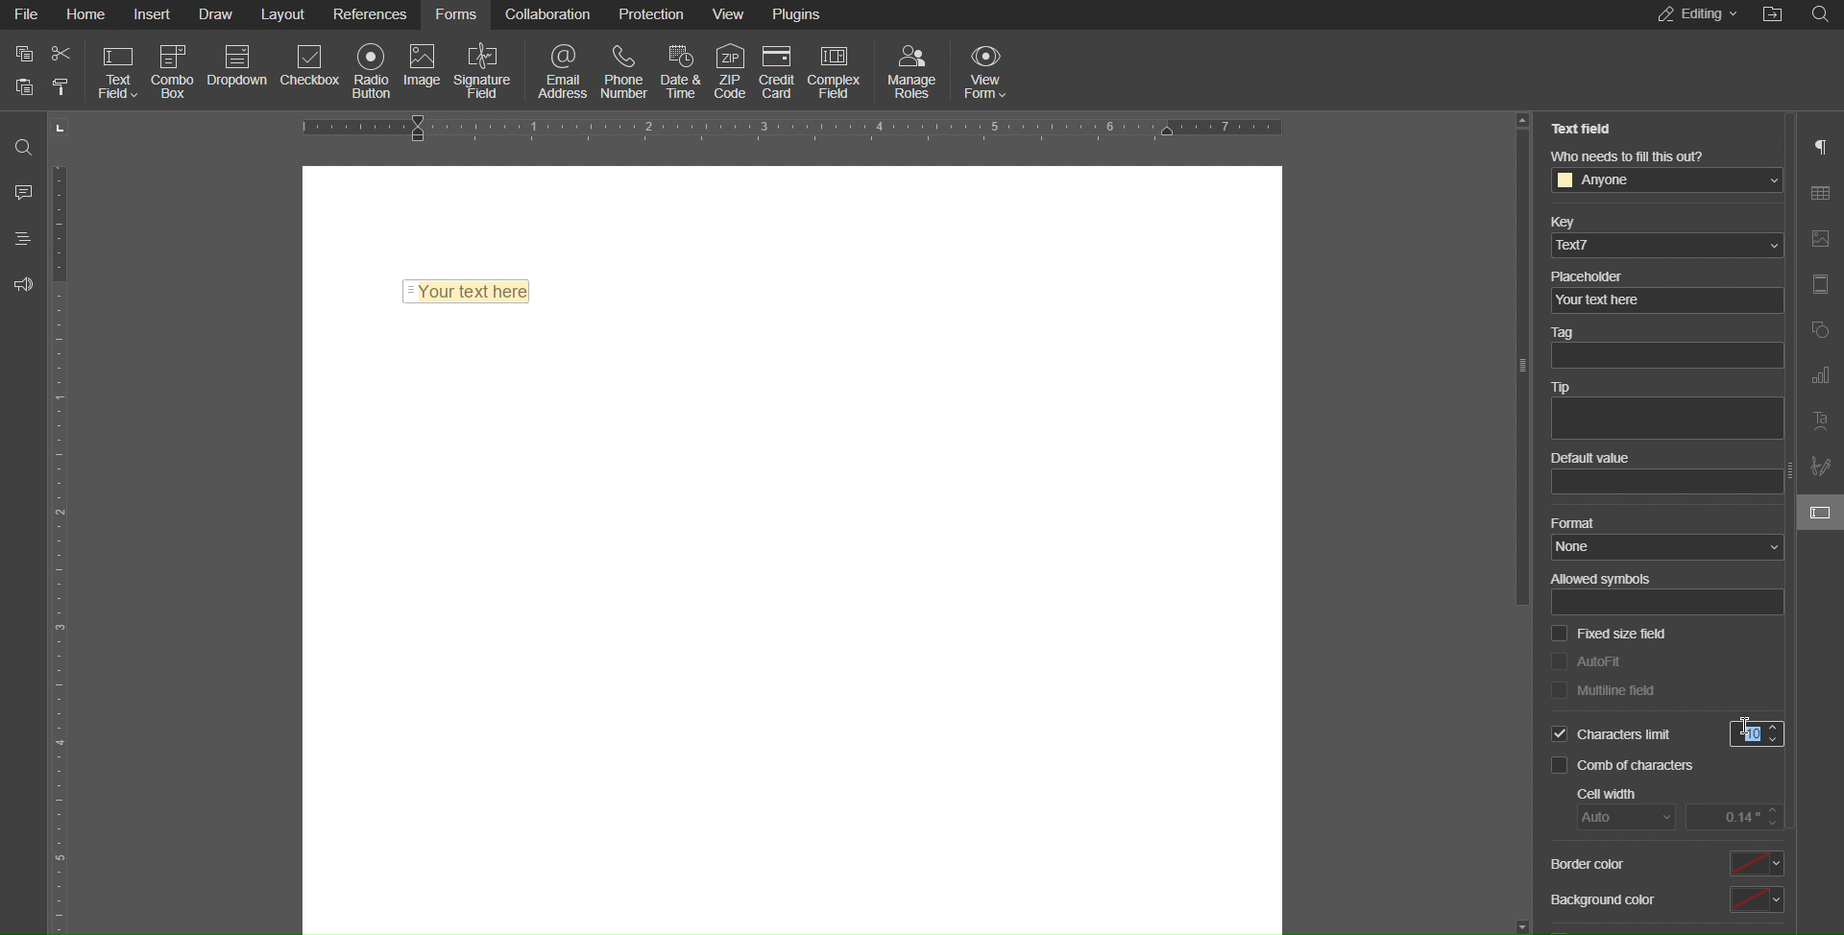 This screenshot has height=935, width=1844. Describe the element at coordinates (564, 68) in the screenshot. I see `Email Address` at that location.